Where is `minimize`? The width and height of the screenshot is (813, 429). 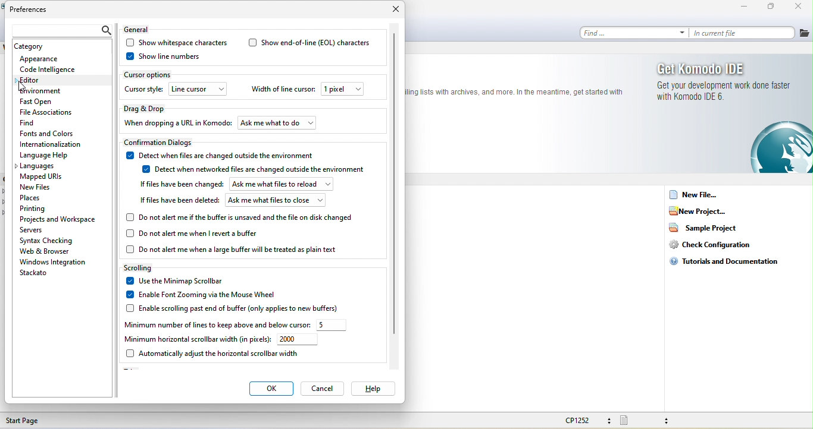 minimize is located at coordinates (744, 7).